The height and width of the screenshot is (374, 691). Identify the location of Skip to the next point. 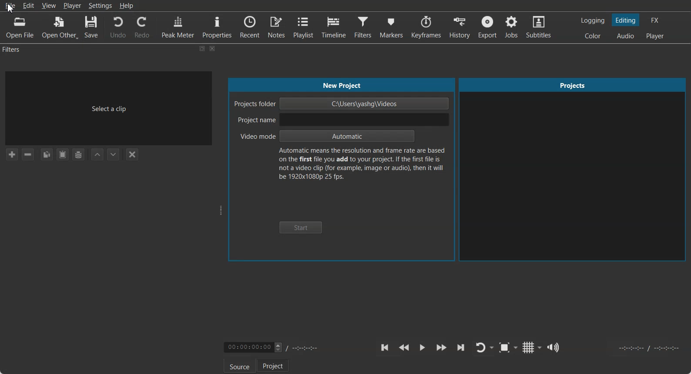
(460, 347).